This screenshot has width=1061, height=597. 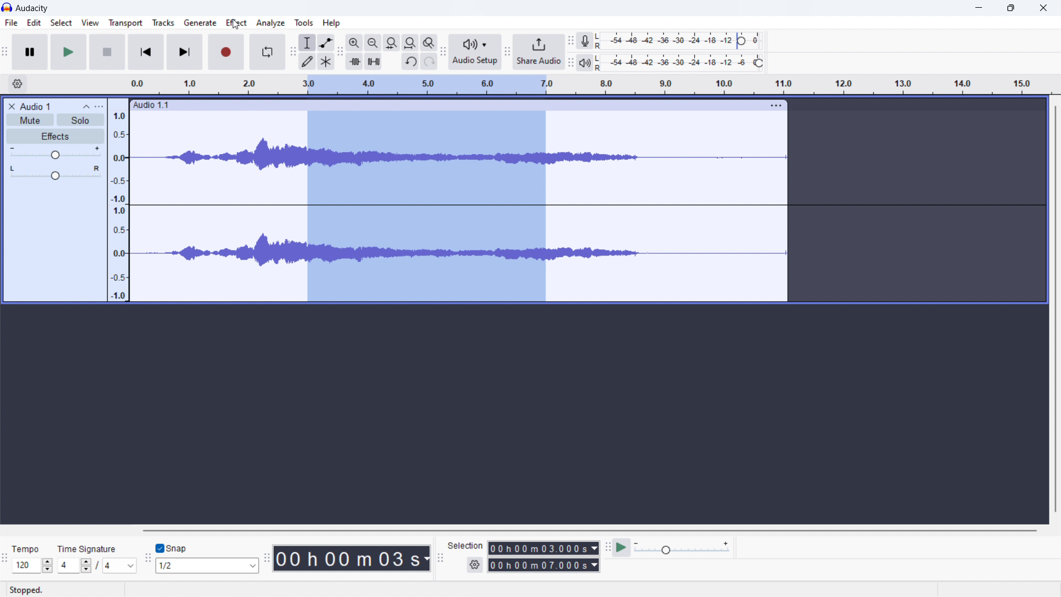 I want to click on play-at-speed toolbar, so click(x=608, y=547).